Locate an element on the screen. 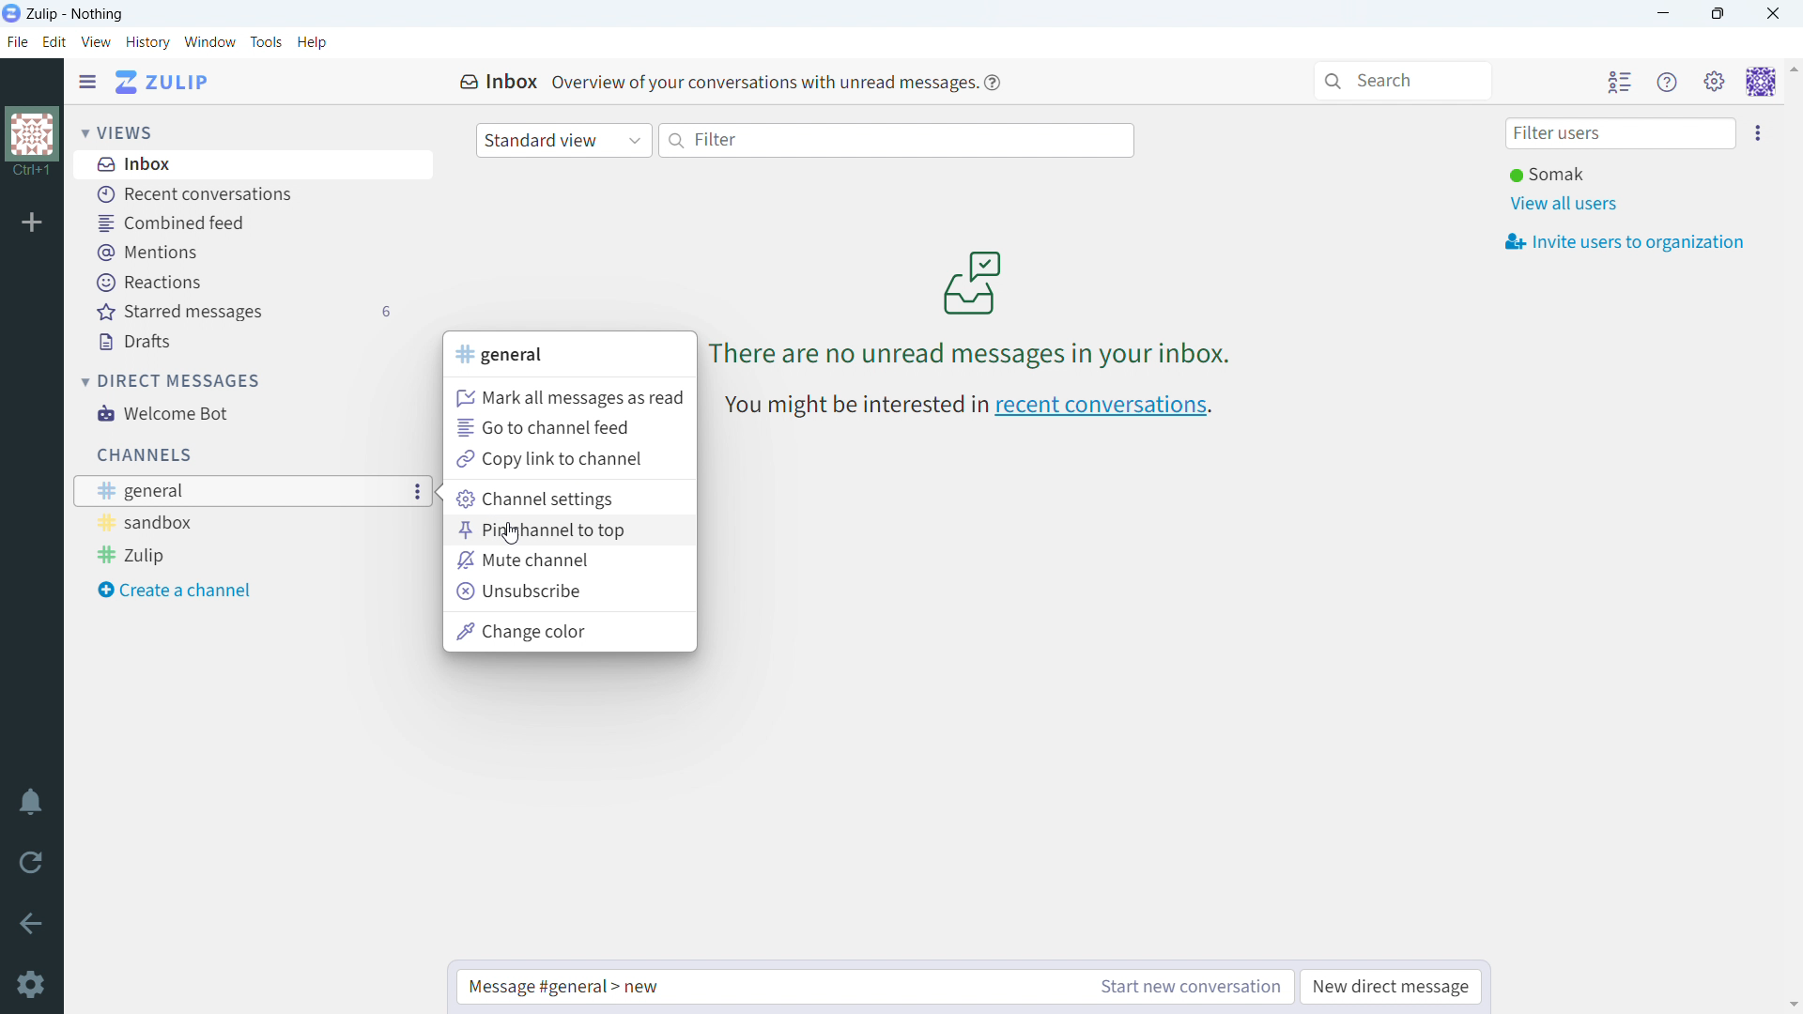  inbox is located at coordinates (499, 84).